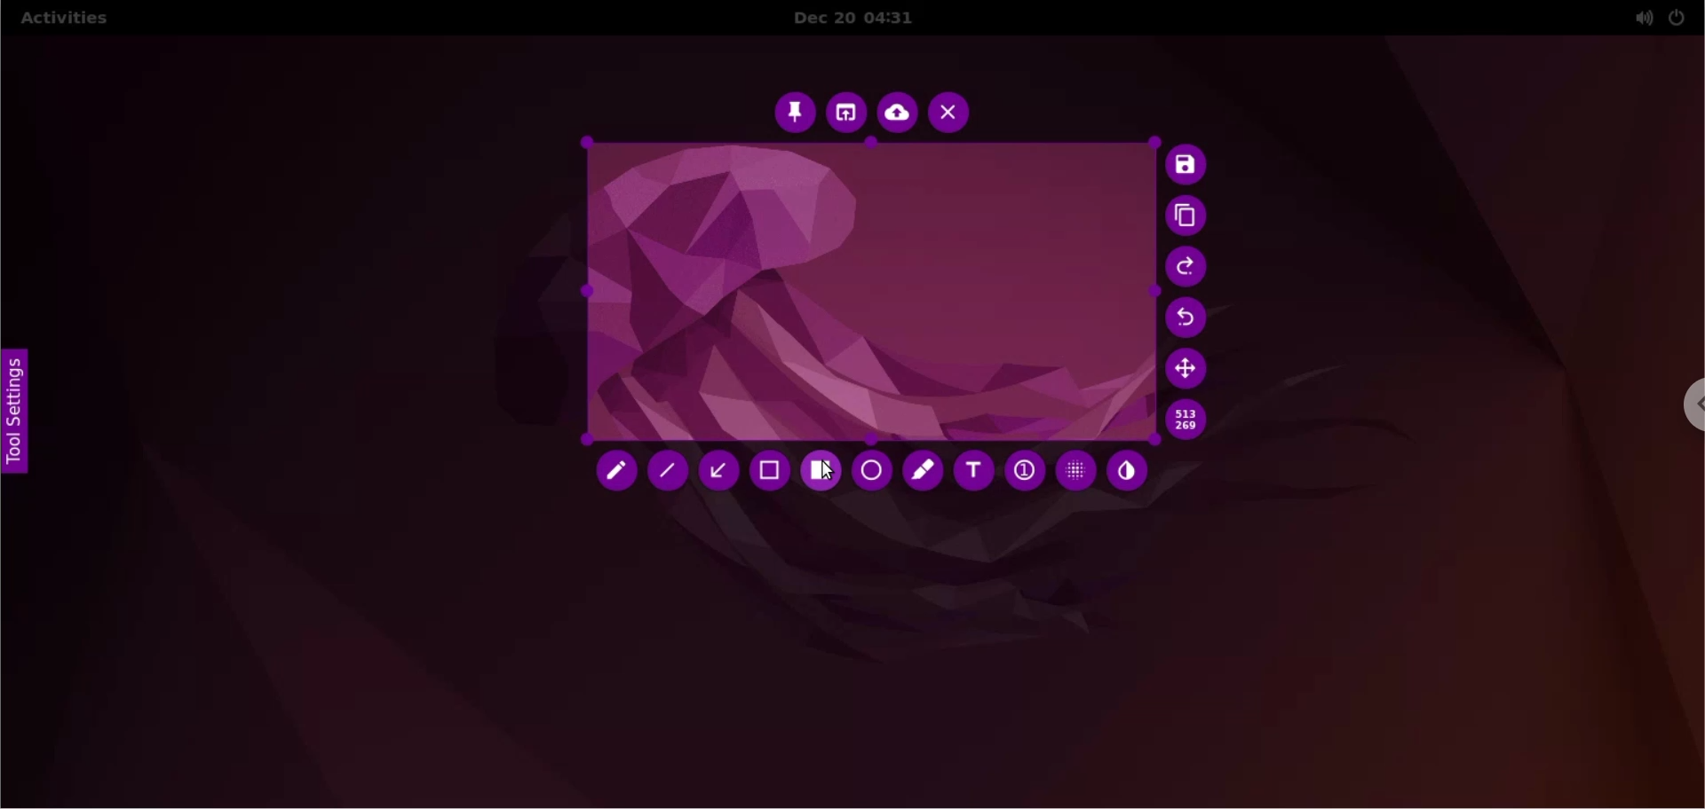  I want to click on chrome options, so click(1691, 405).